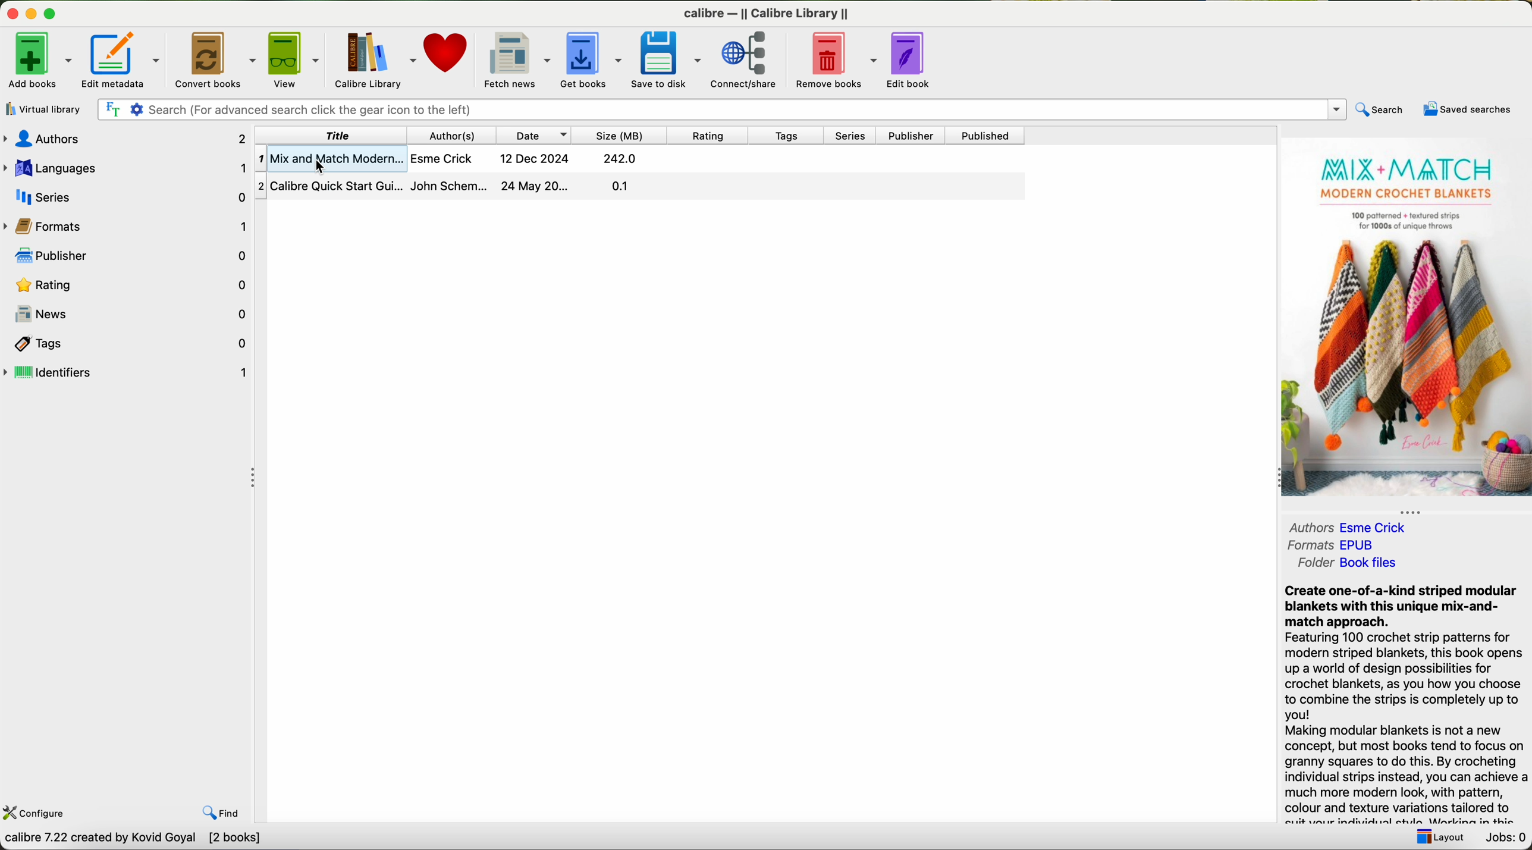  I want to click on save to disk, so click(669, 58).